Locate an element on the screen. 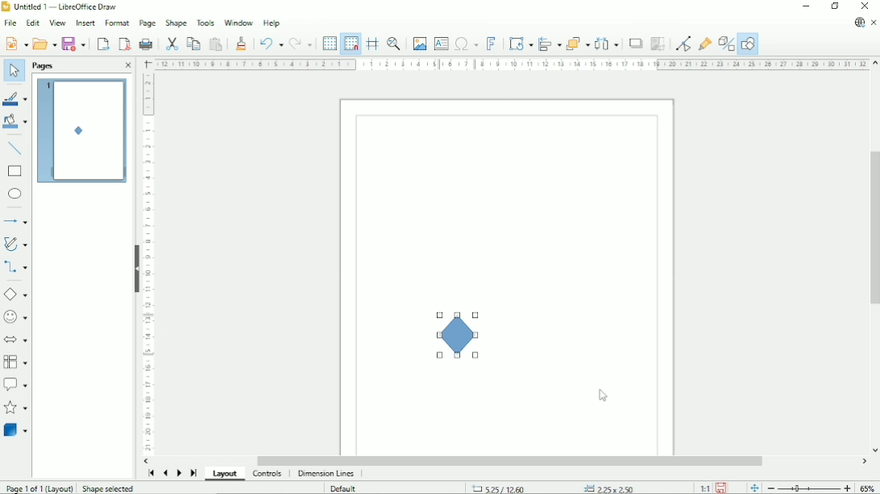 The image size is (880, 494). Shape centered is located at coordinates (455, 336).